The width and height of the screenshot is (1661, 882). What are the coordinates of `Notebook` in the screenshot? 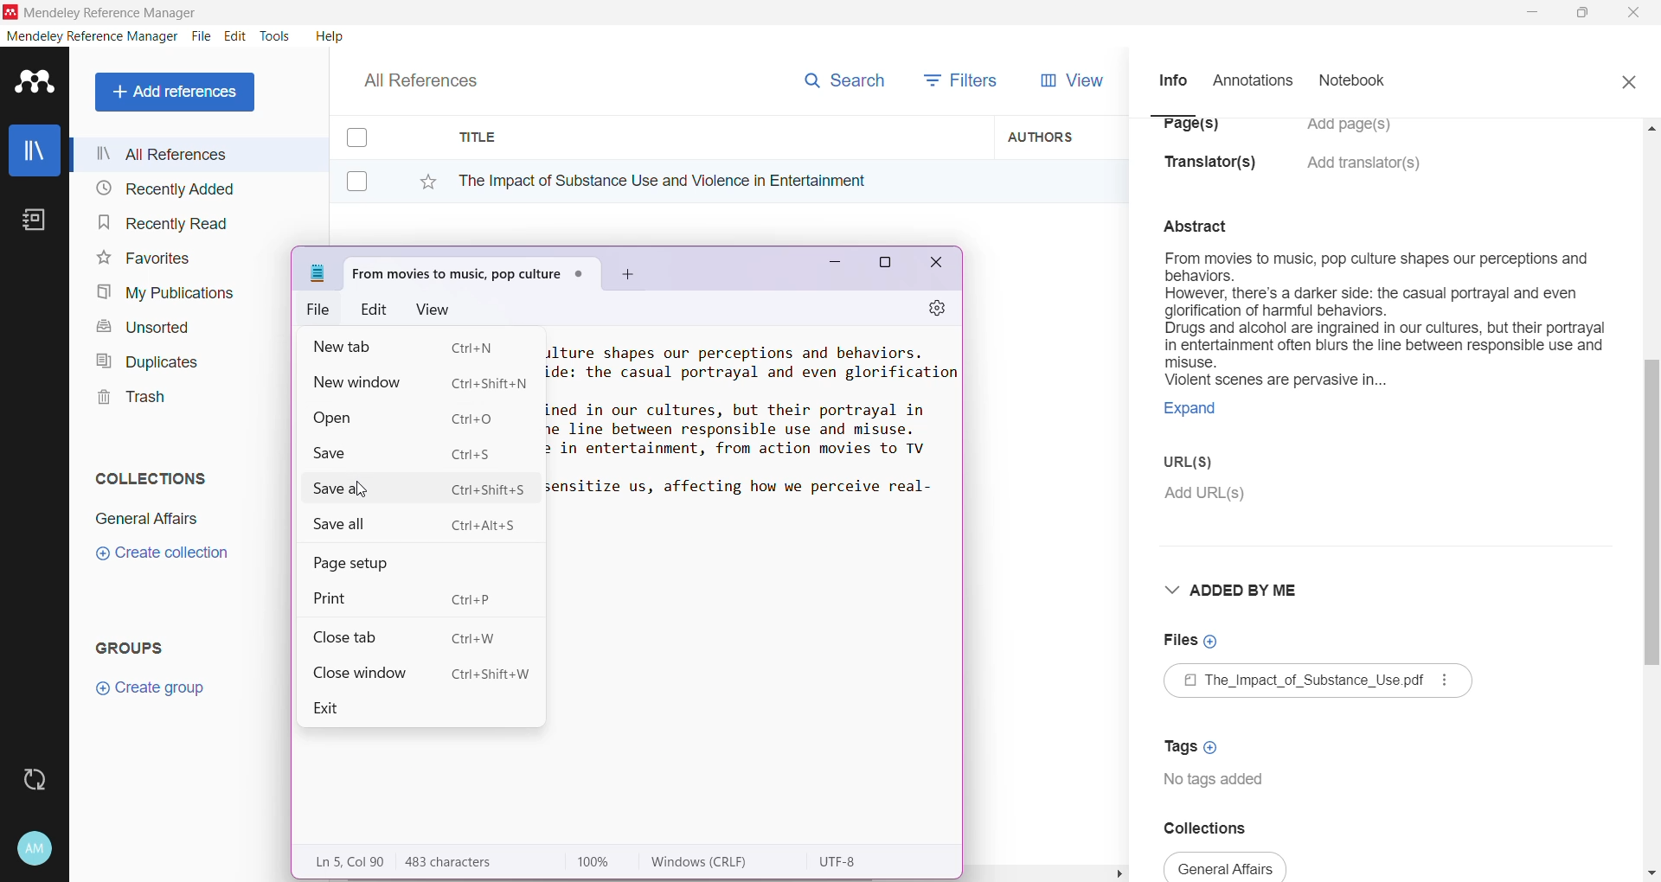 It's located at (1357, 82).